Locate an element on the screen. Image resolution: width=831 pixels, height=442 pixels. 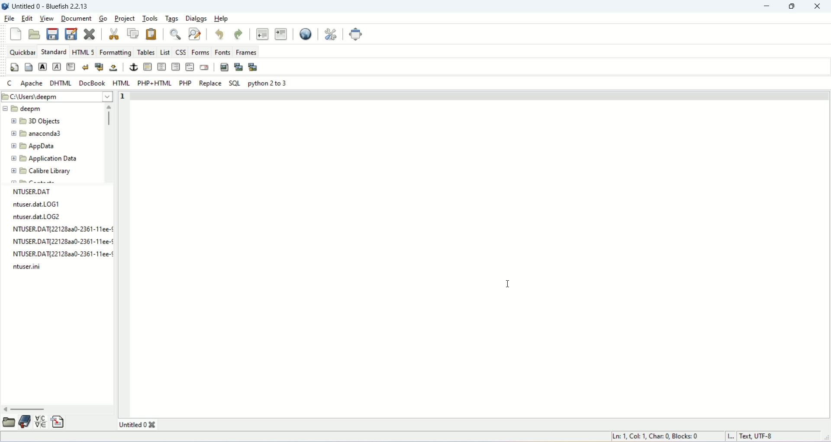
emphasis is located at coordinates (55, 67).